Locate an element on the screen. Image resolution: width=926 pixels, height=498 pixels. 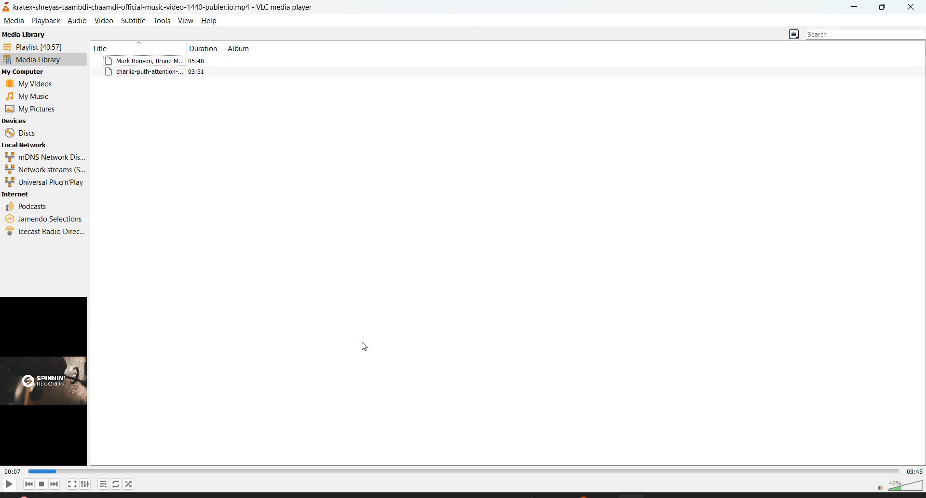
playback is located at coordinates (42, 22).